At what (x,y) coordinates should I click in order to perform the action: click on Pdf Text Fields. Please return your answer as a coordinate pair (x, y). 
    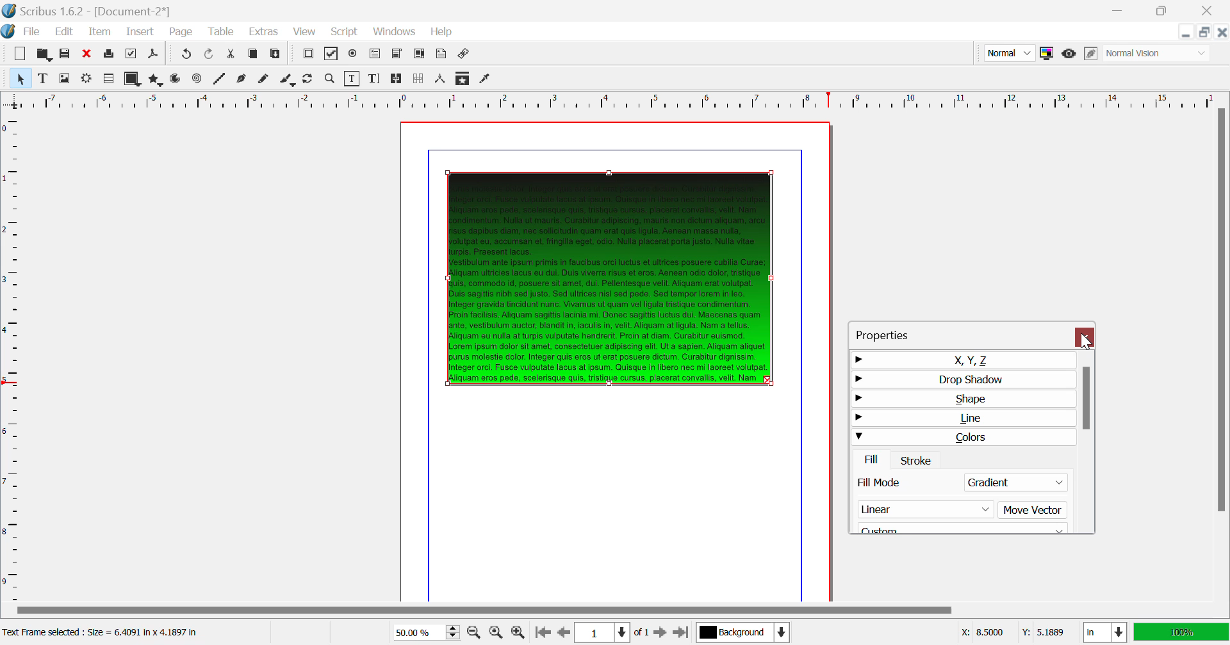
    Looking at the image, I should click on (375, 54).